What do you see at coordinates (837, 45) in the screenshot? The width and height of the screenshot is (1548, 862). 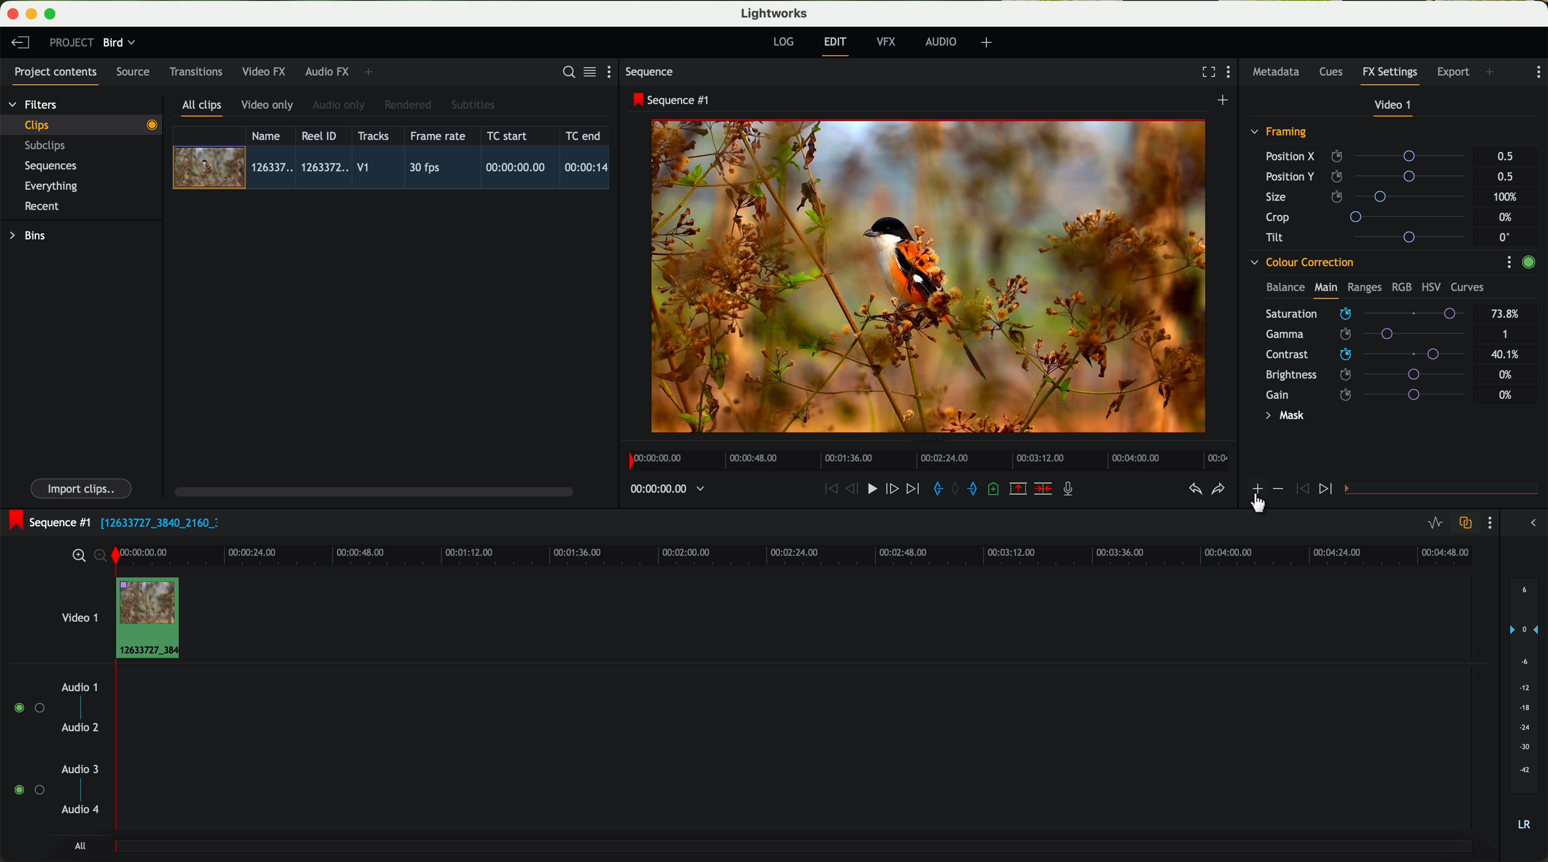 I see `edit` at bounding box center [837, 45].